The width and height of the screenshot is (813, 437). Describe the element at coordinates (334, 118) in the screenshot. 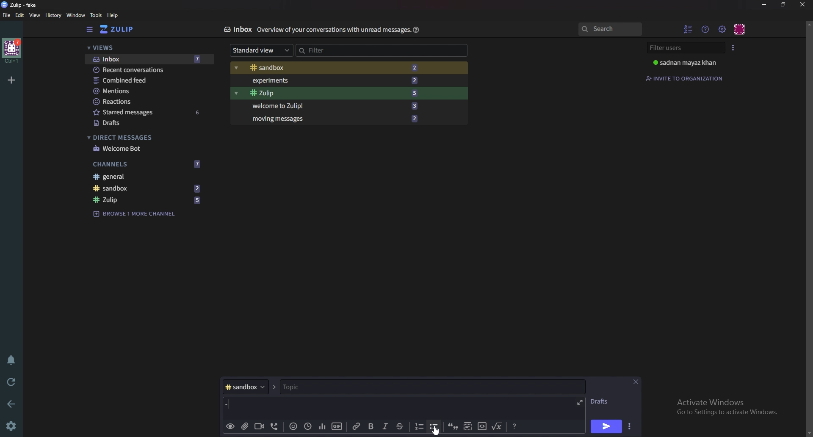

I see `Moving messages` at that location.